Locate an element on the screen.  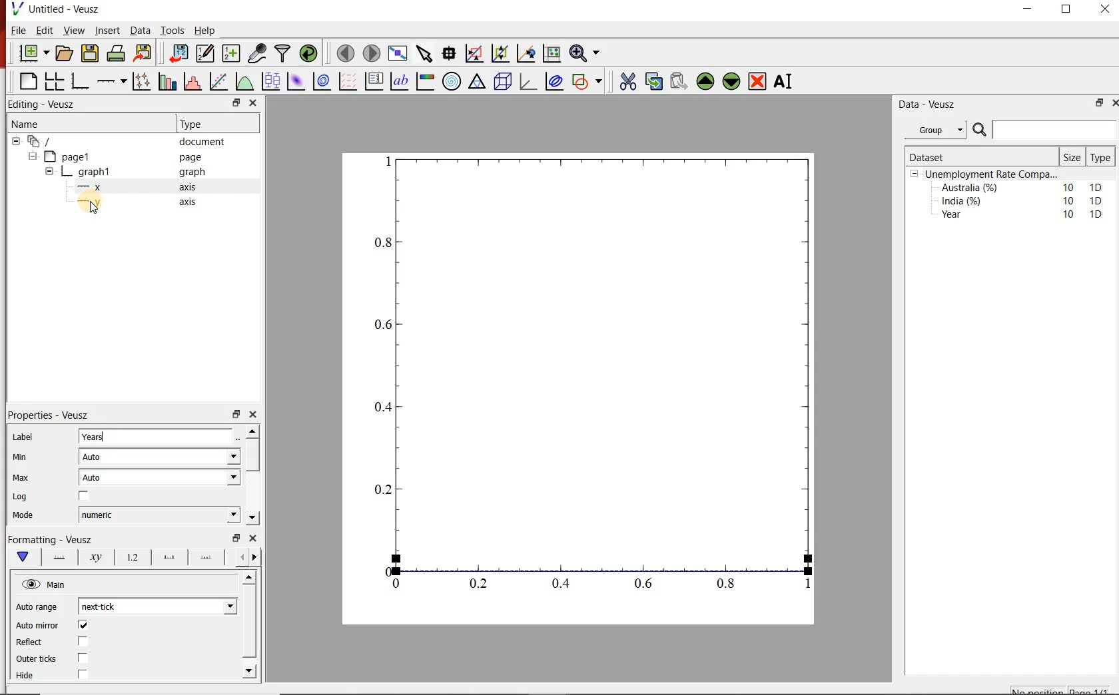
add an axis is located at coordinates (111, 81).